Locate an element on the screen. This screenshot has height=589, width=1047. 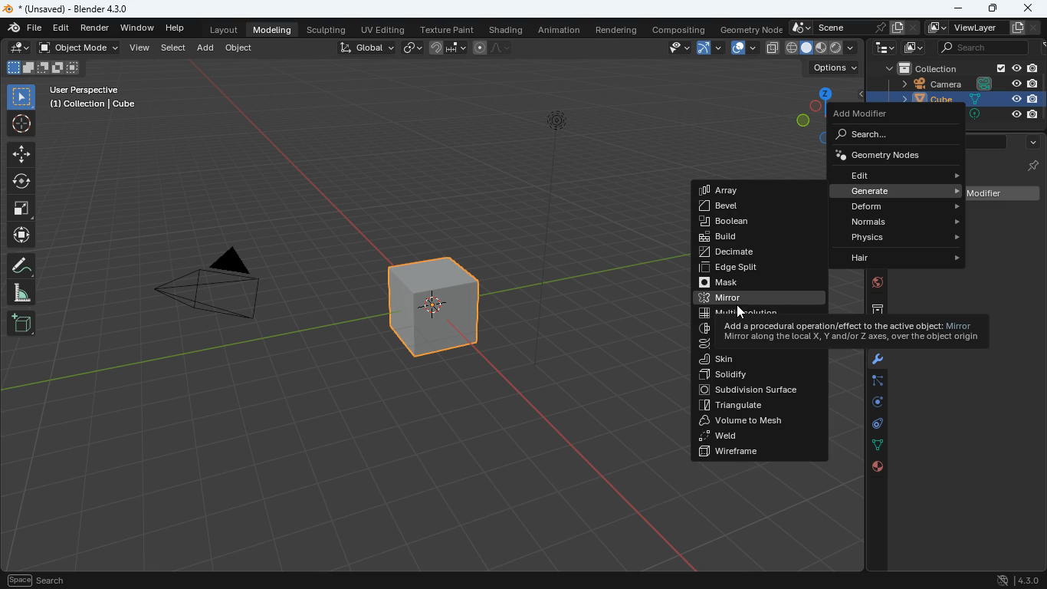
rendering is located at coordinates (616, 31).